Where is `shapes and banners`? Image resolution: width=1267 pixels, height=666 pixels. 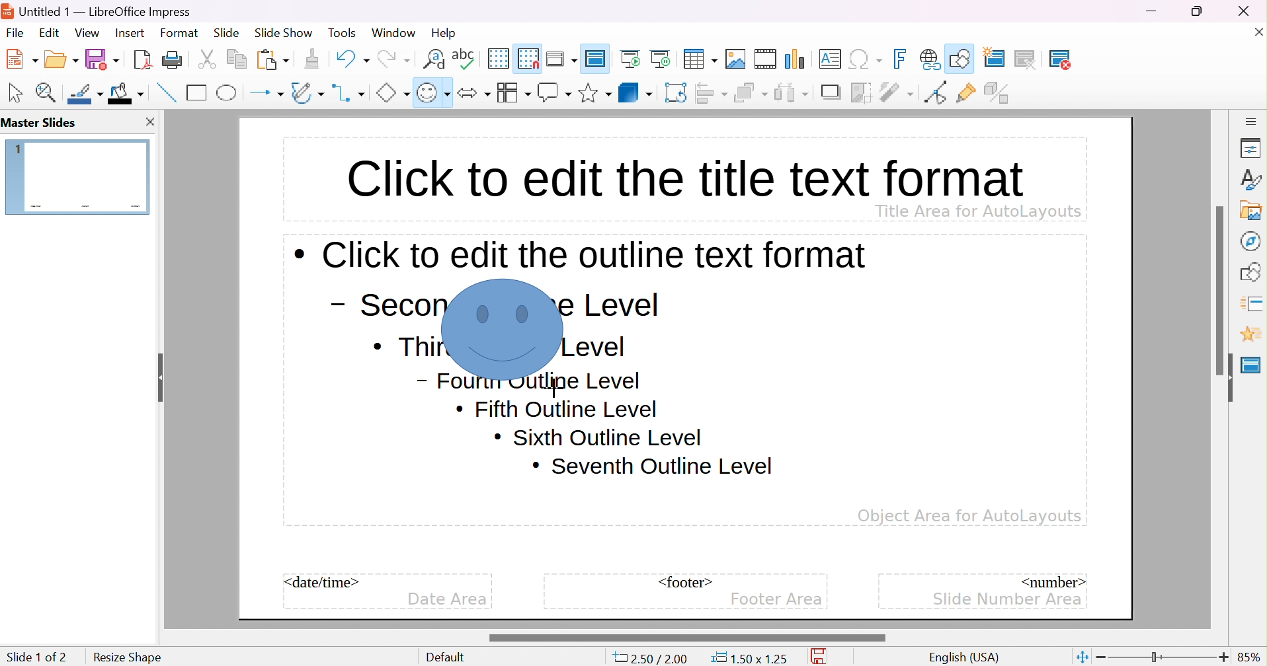 shapes and banners is located at coordinates (594, 93).